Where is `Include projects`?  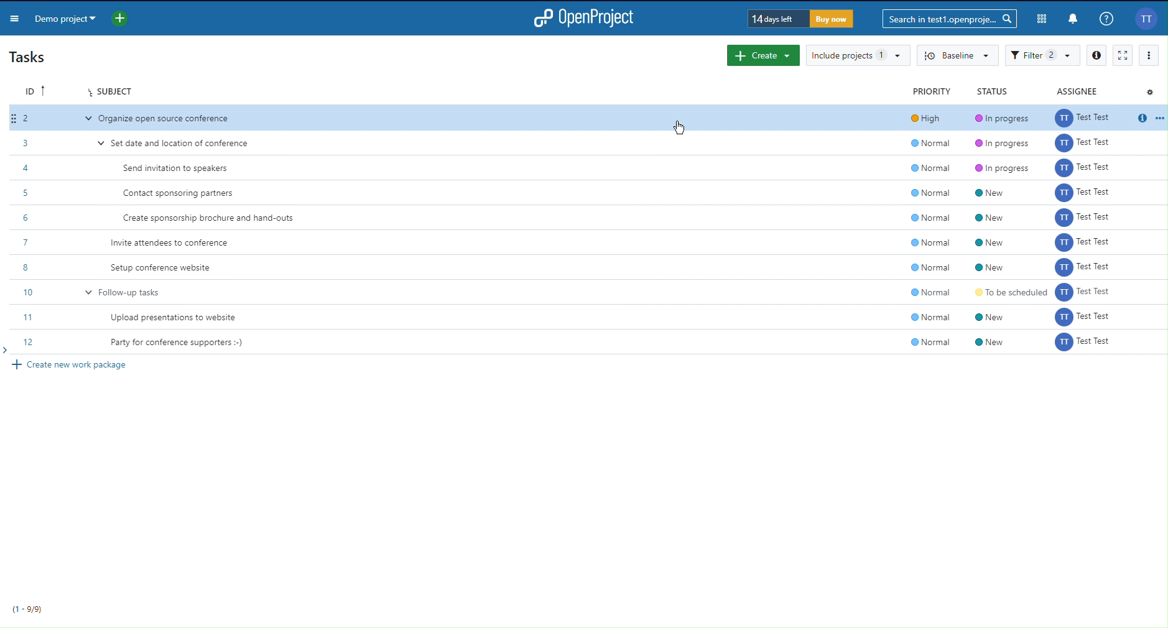
Include projects is located at coordinates (856, 53).